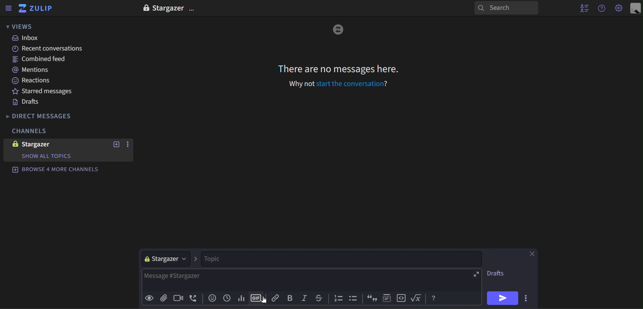 This screenshot has height=309, width=643. Describe the element at coordinates (49, 92) in the screenshot. I see `starred messages` at that location.